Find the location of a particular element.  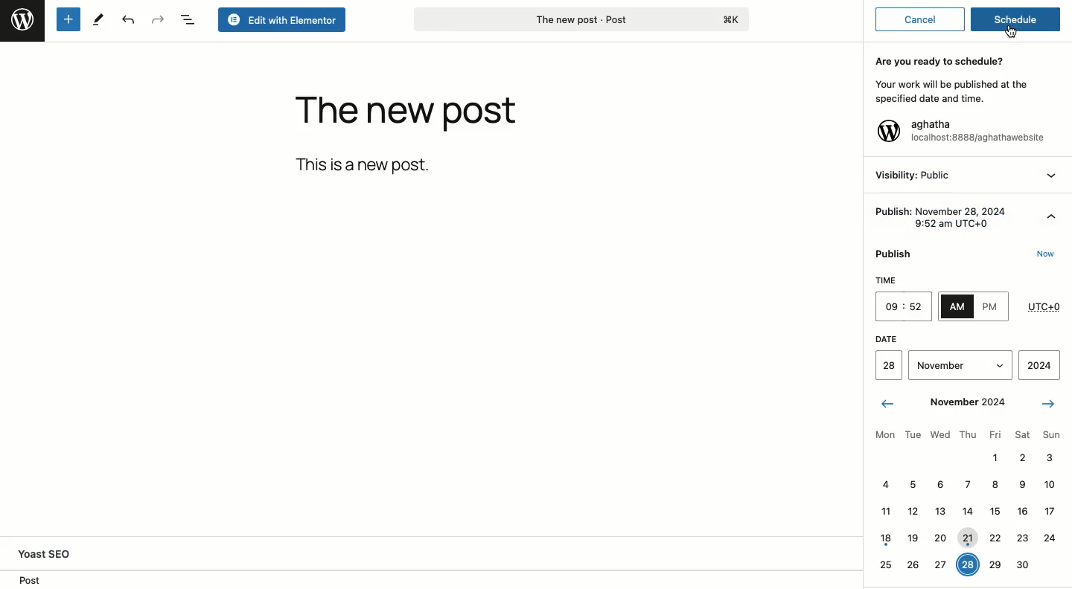

28 is located at coordinates (968, 564).